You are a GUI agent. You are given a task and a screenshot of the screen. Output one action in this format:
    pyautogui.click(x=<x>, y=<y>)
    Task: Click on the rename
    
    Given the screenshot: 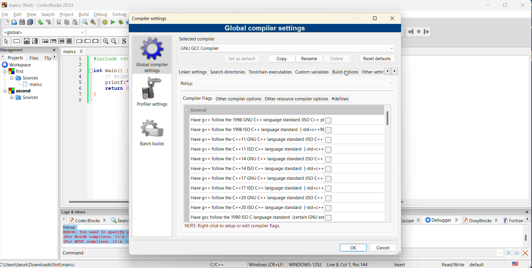 What is the action you would take?
    pyautogui.click(x=310, y=59)
    